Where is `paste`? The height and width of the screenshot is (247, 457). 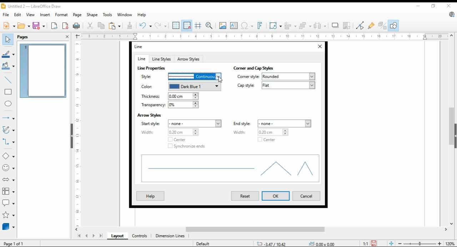
paste is located at coordinates (115, 25).